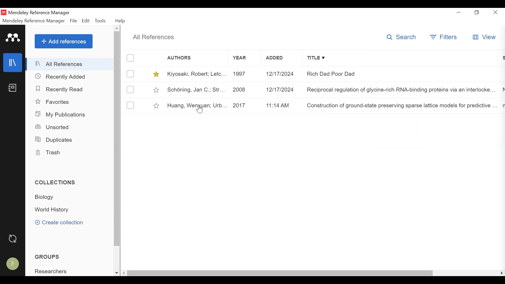 This screenshot has width=505, height=284. What do you see at coordinates (196, 74) in the screenshot?
I see `Kiyosaki, Robert, Letc...` at bounding box center [196, 74].